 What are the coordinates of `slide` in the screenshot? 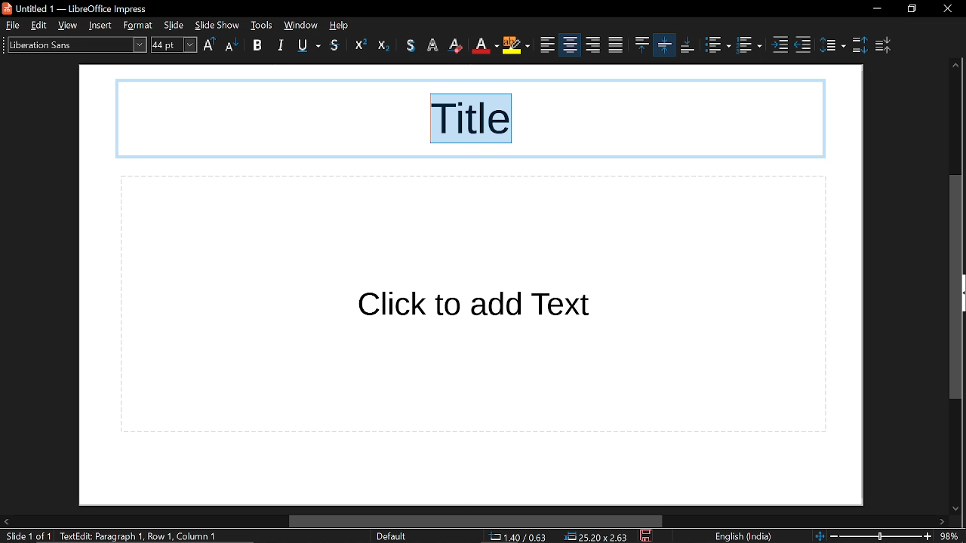 It's located at (176, 26).